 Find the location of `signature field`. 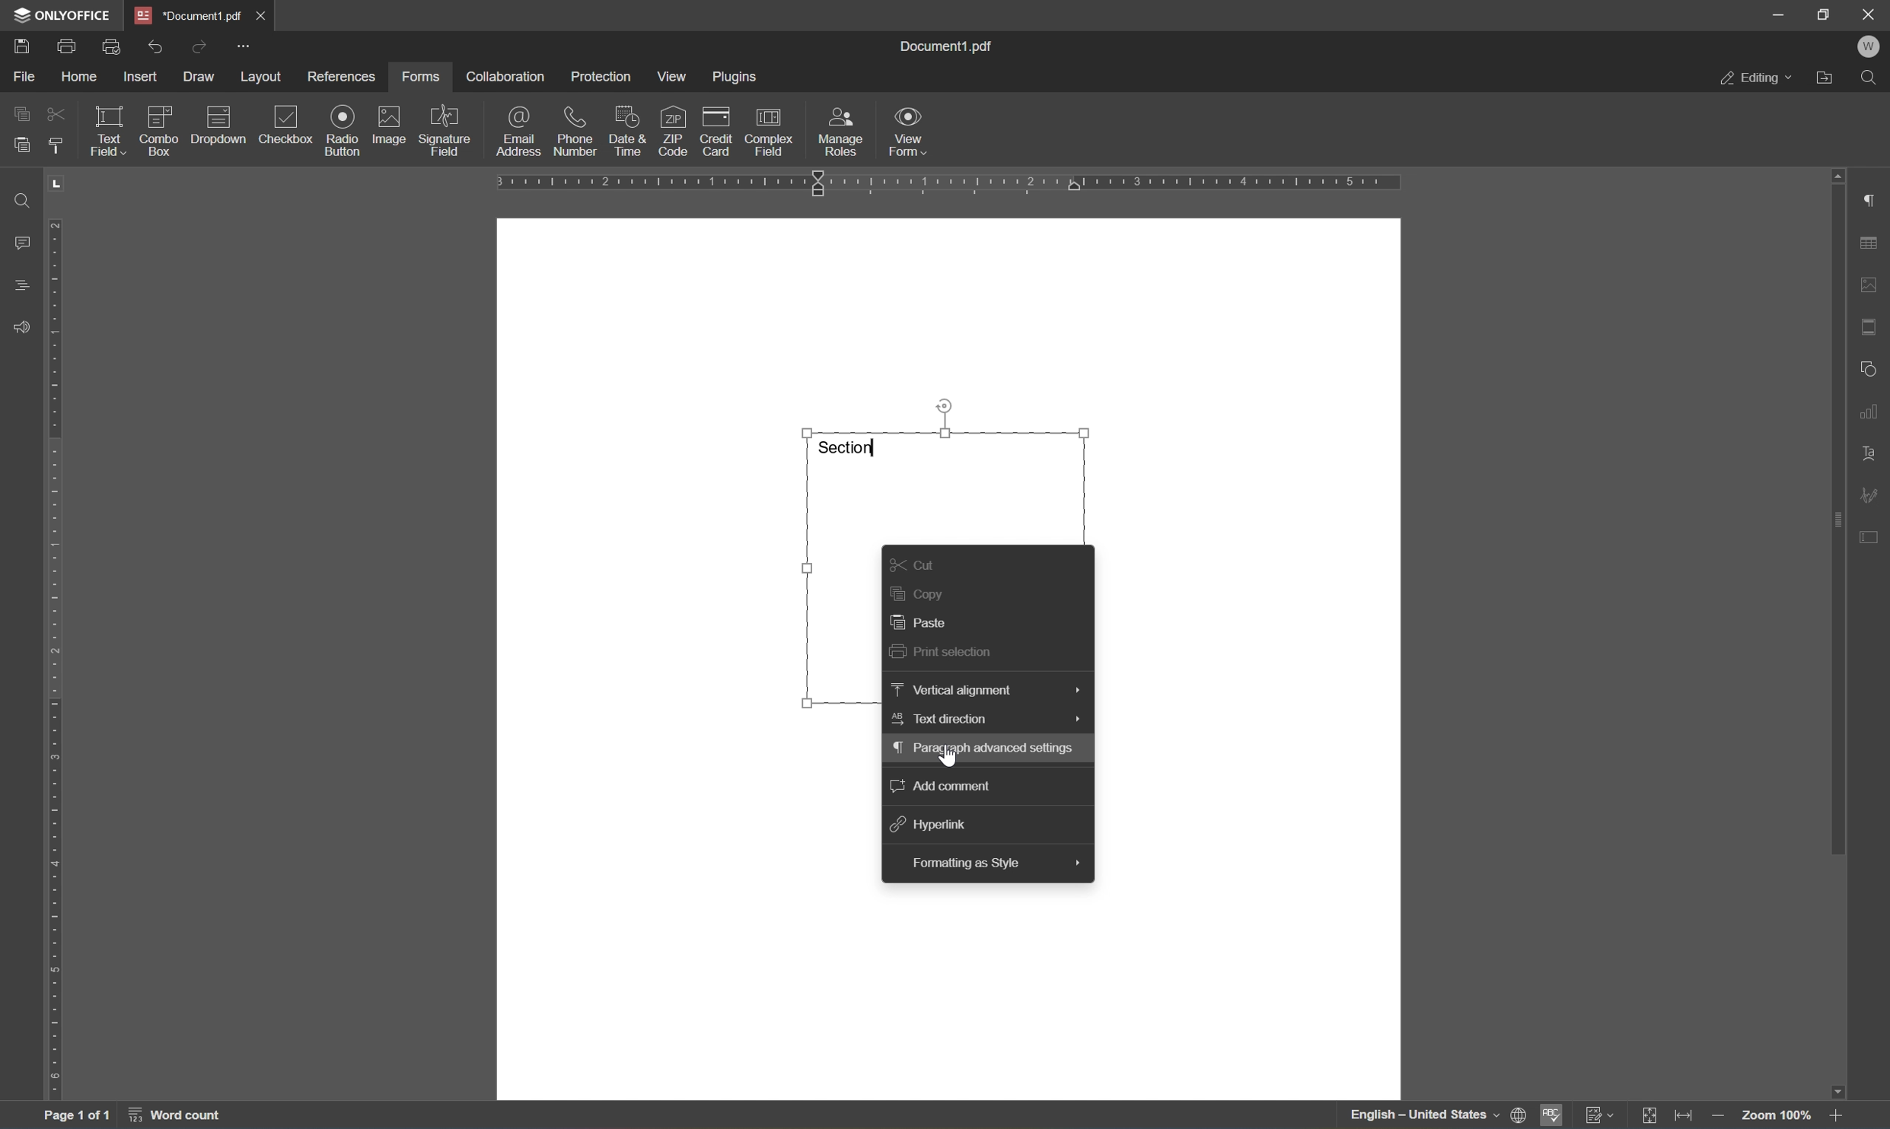

signature field is located at coordinates (445, 132).